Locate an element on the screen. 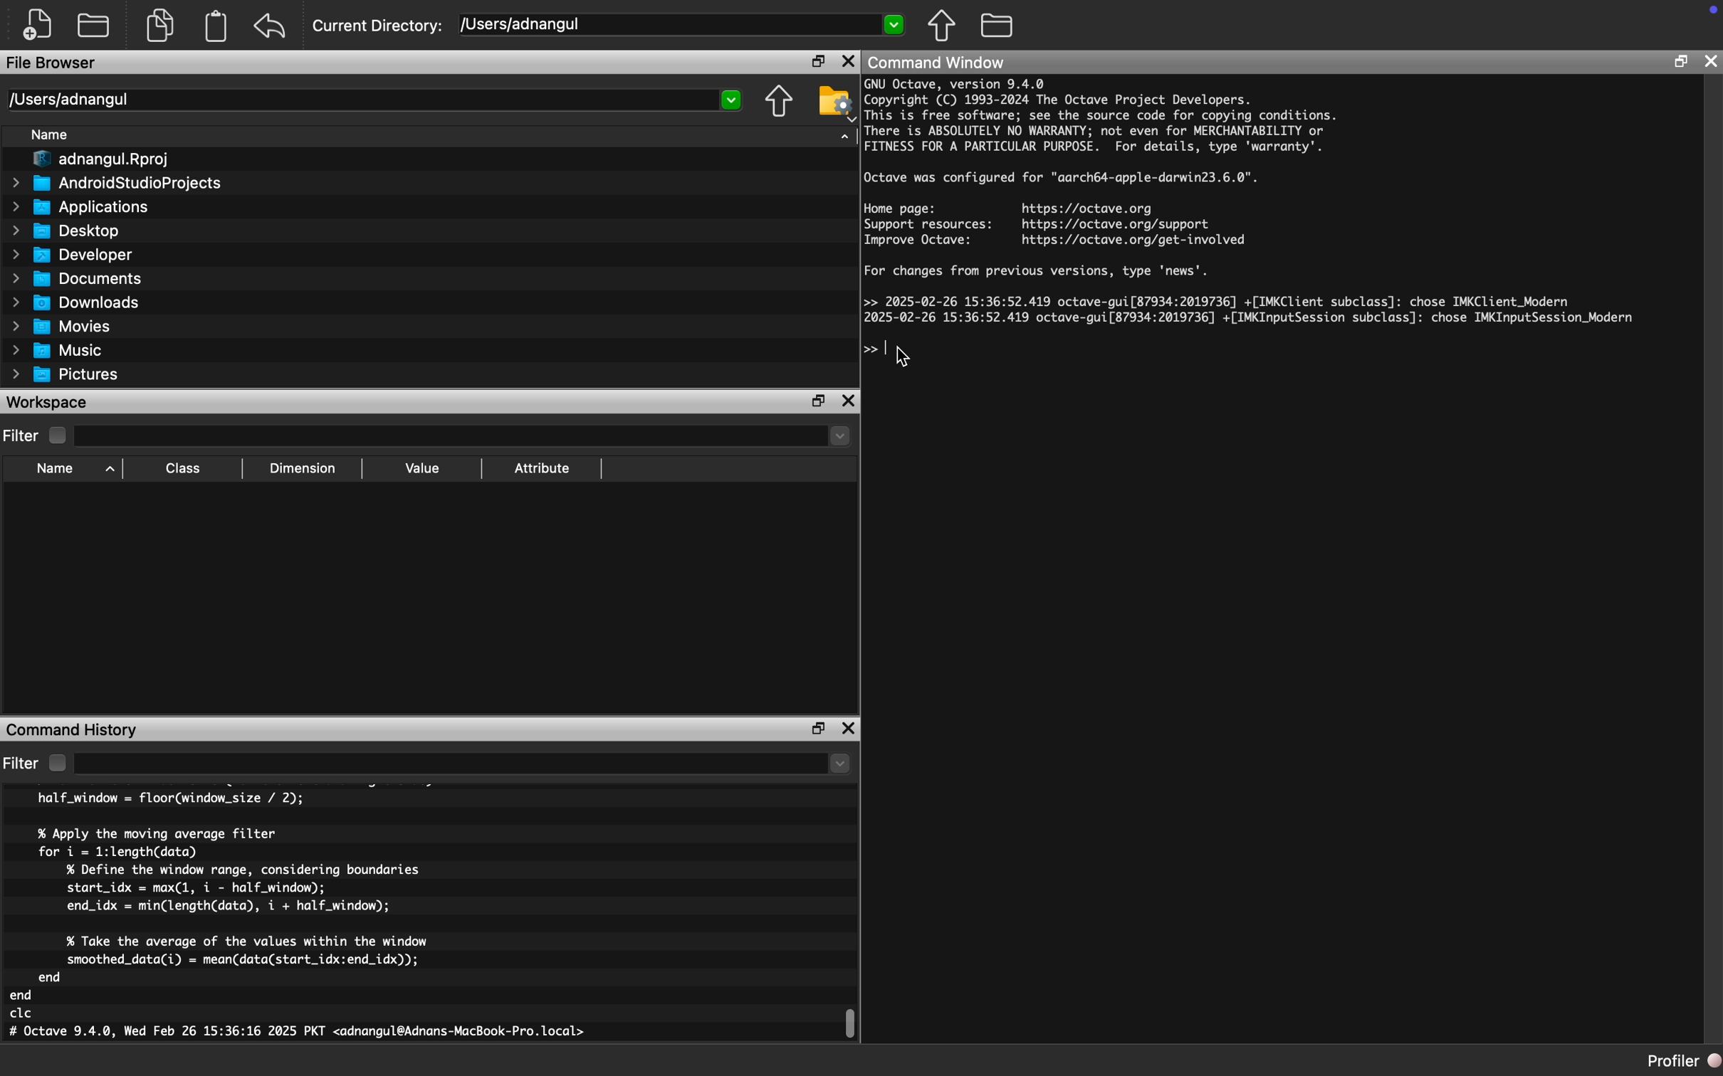 The width and height of the screenshot is (1723, 1076). Close is located at coordinates (849, 400).